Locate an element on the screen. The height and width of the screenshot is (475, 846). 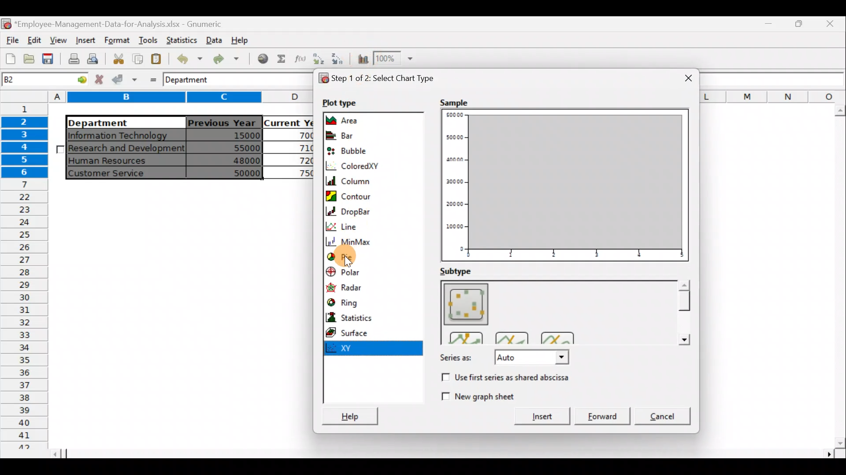
DropBar is located at coordinates (368, 211).